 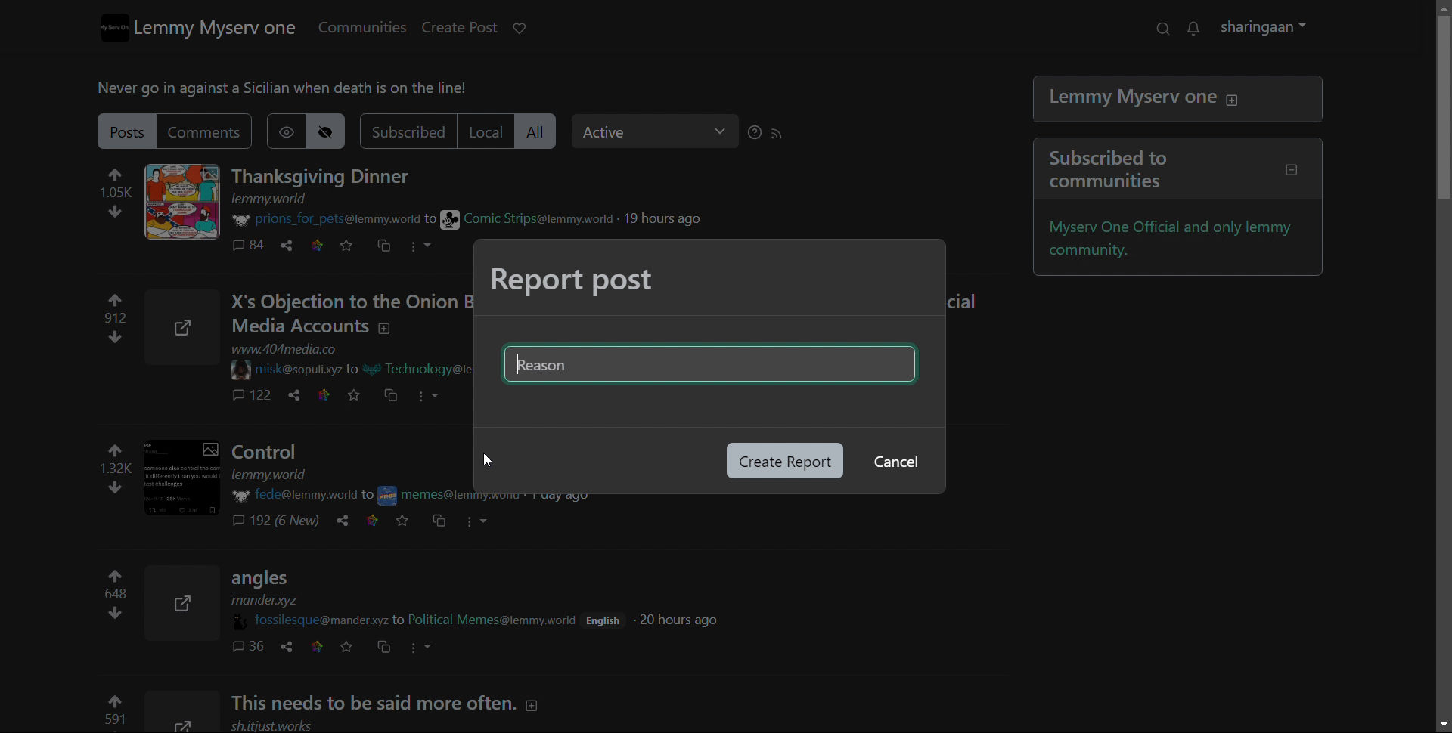 What do you see at coordinates (1438, 161) in the screenshot?
I see `Scroll bar` at bounding box center [1438, 161].